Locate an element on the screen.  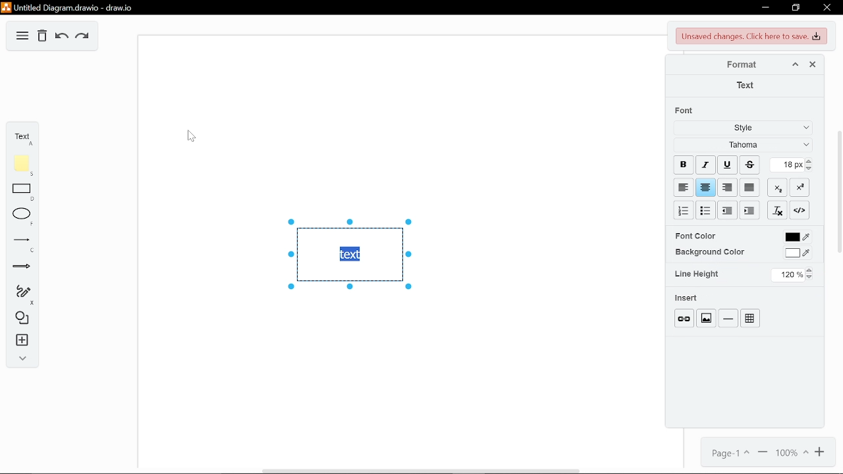
collapse is located at coordinates (20, 359).